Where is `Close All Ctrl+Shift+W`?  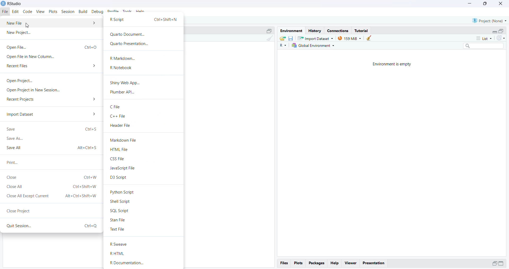
Close All Ctrl+Shift+W is located at coordinates (51, 187).